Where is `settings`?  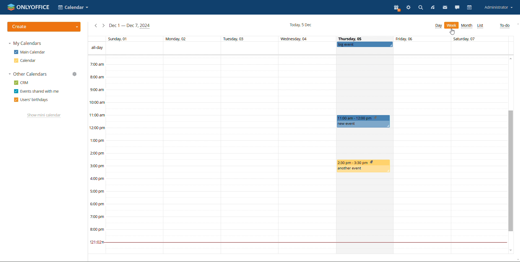
settings is located at coordinates (408, 7).